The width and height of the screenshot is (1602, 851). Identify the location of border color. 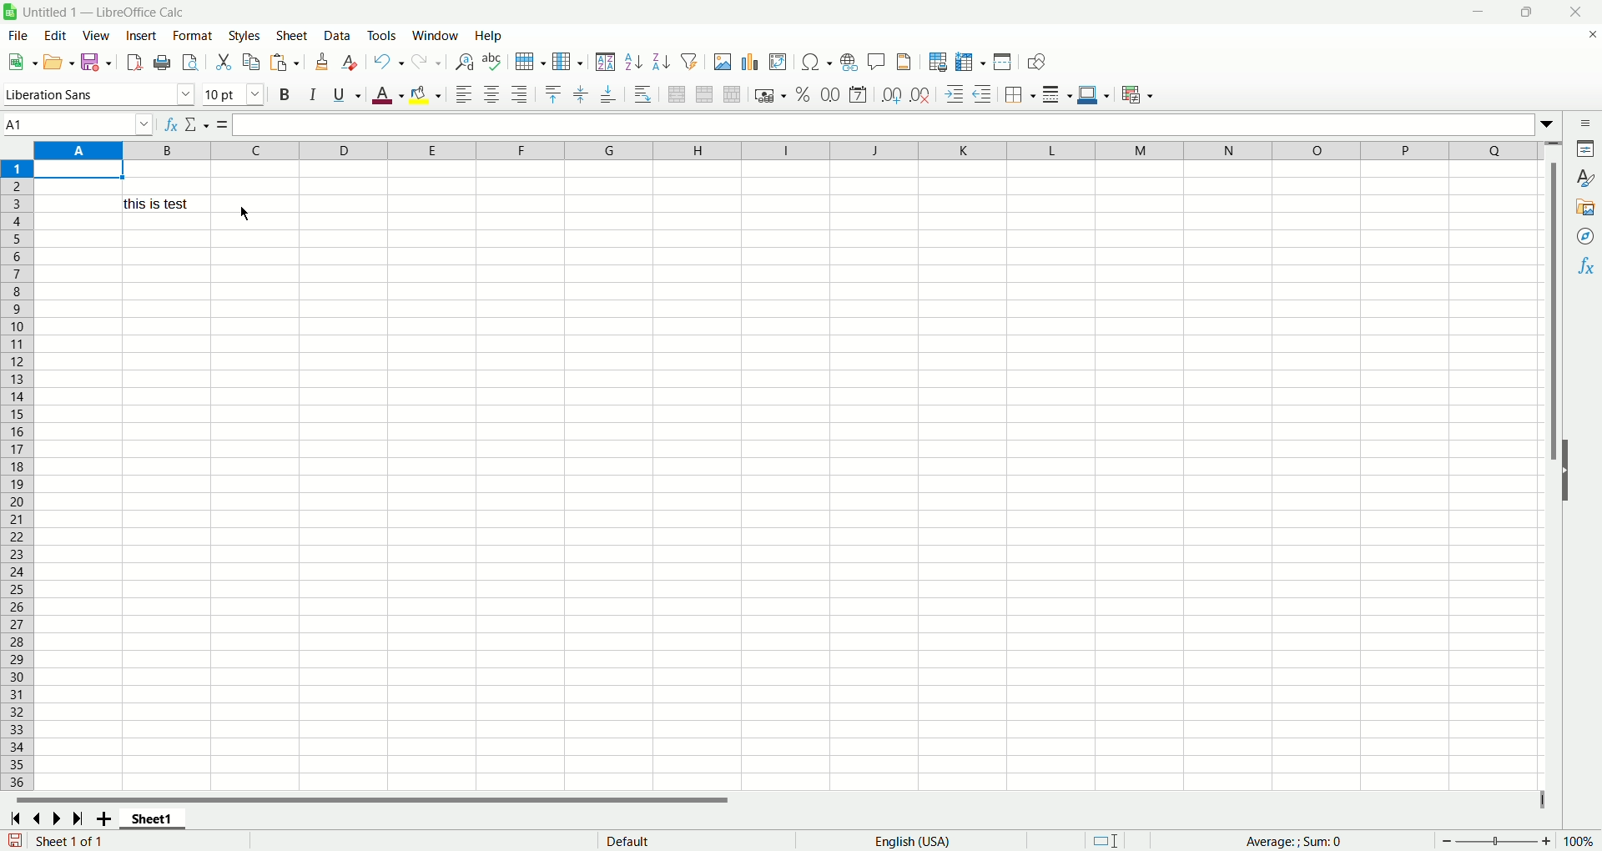
(1092, 93).